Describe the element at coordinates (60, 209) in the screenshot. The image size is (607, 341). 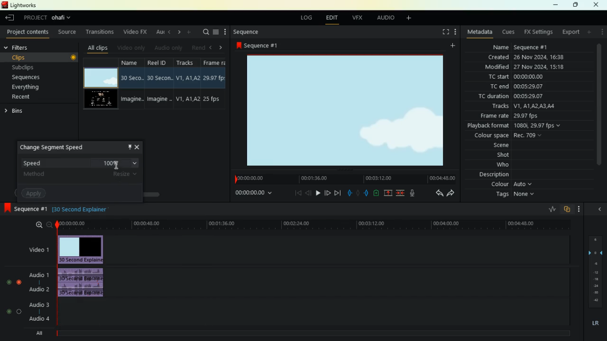
I see `black` at that location.